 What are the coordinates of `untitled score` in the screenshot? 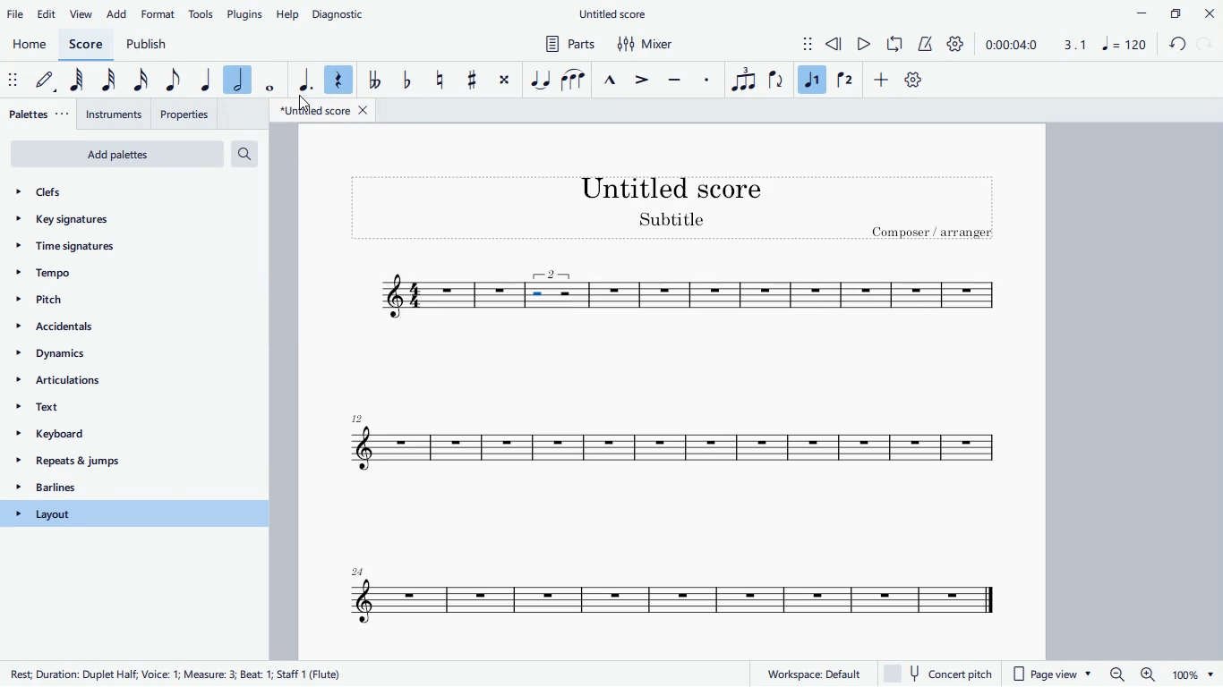 It's located at (615, 14).